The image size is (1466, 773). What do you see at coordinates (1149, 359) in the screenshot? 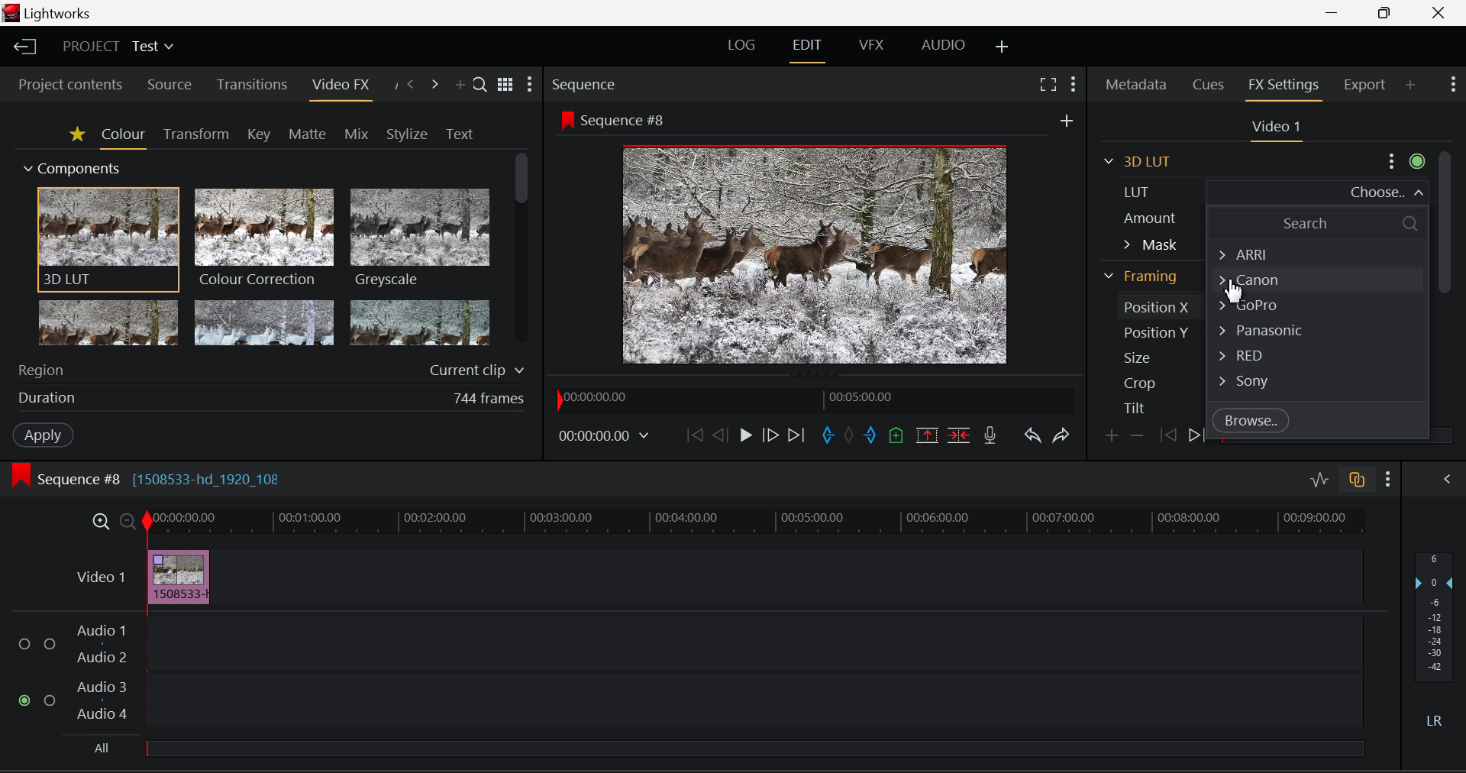
I see `Size` at bounding box center [1149, 359].